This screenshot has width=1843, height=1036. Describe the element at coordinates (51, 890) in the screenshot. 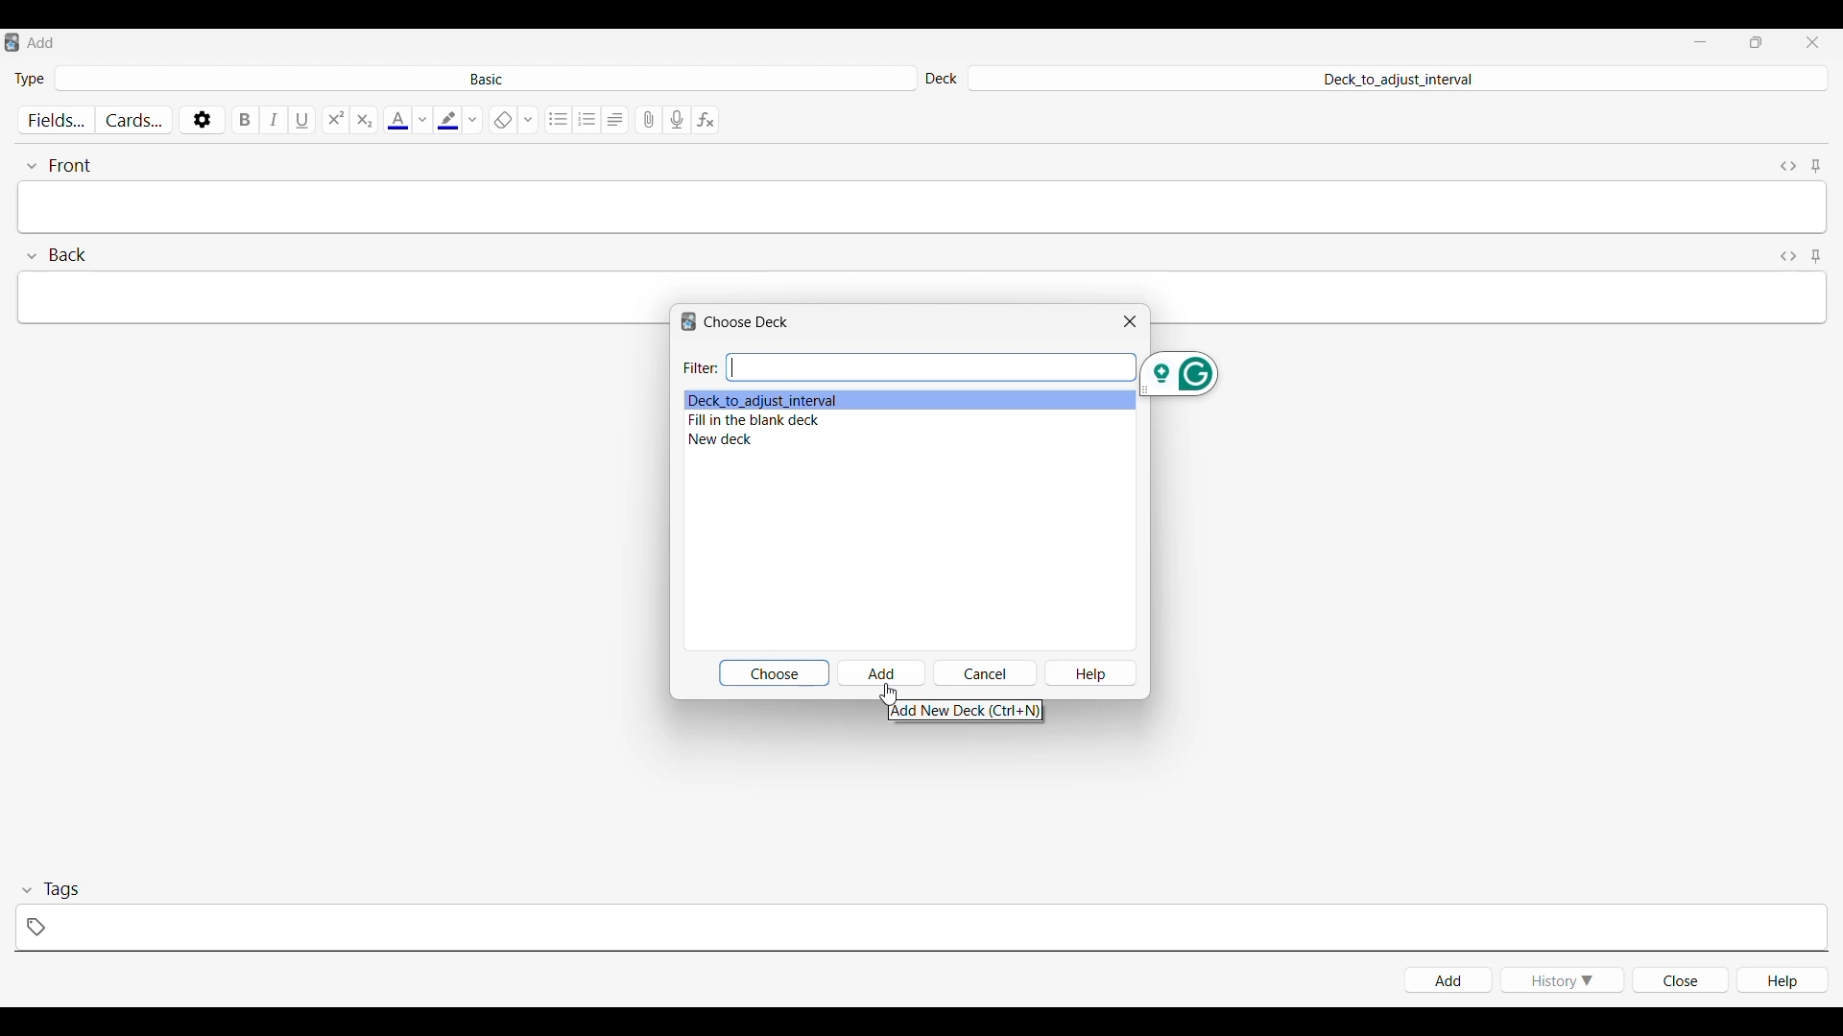

I see `Collapse tags` at that location.